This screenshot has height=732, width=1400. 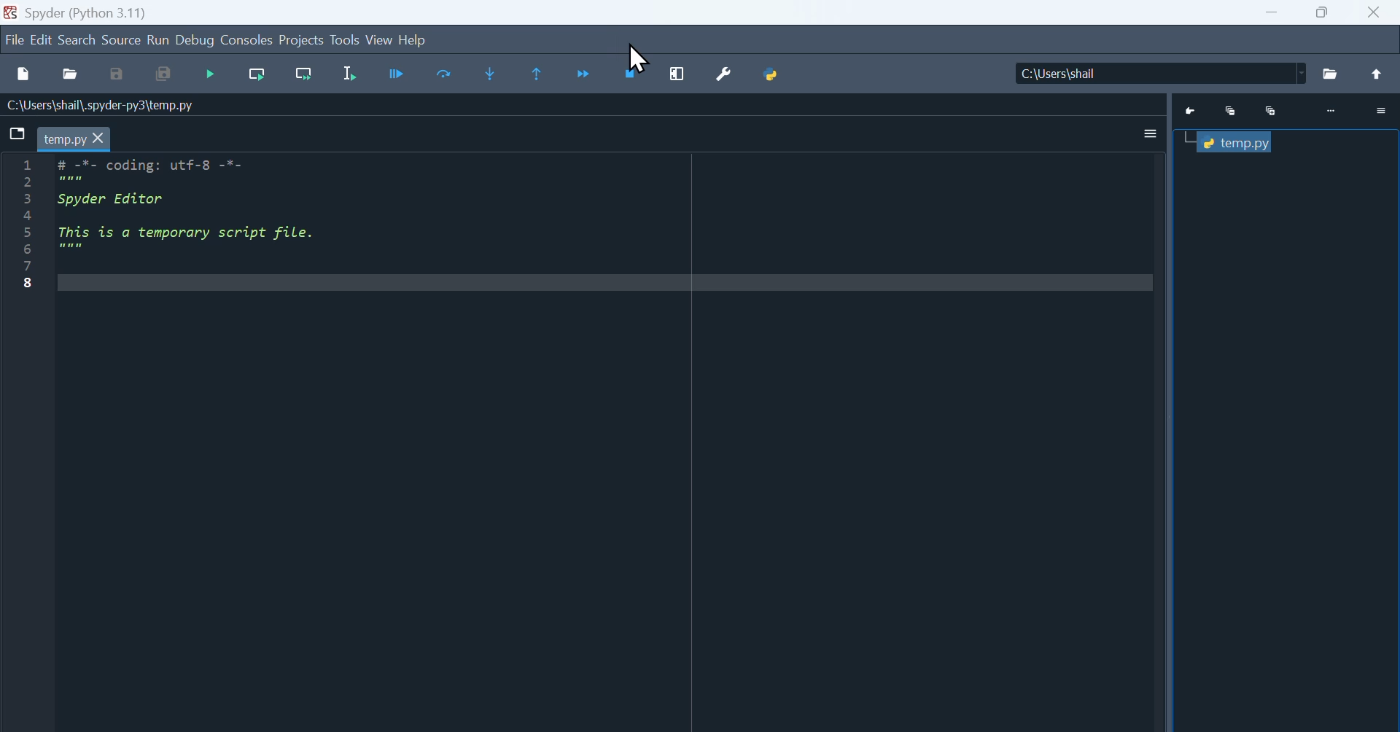 What do you see at coordinates (724, 75) in the screenshot?
I see `Preferences` at bounding box center [724, 75].